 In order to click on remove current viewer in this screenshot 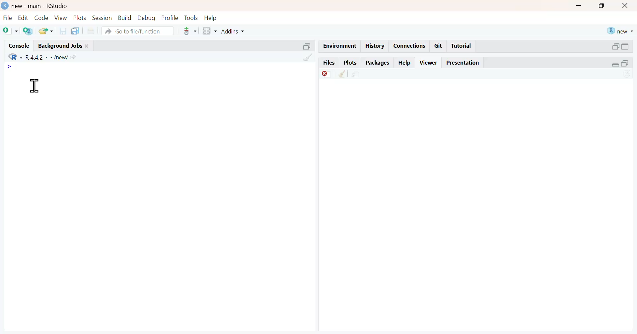, I will do `click(325, 75)`.